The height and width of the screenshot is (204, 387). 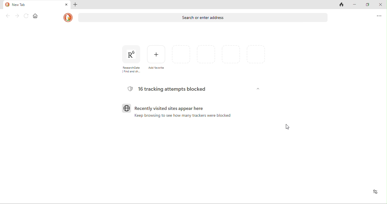 What do you see at coordinates (7, 16) in the screenshot?
I see `back` at bounding box center [7, 16].